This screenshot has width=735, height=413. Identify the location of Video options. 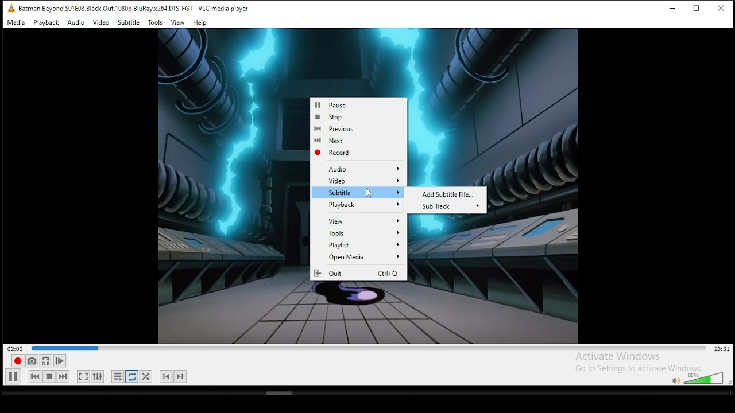
(359, 181).